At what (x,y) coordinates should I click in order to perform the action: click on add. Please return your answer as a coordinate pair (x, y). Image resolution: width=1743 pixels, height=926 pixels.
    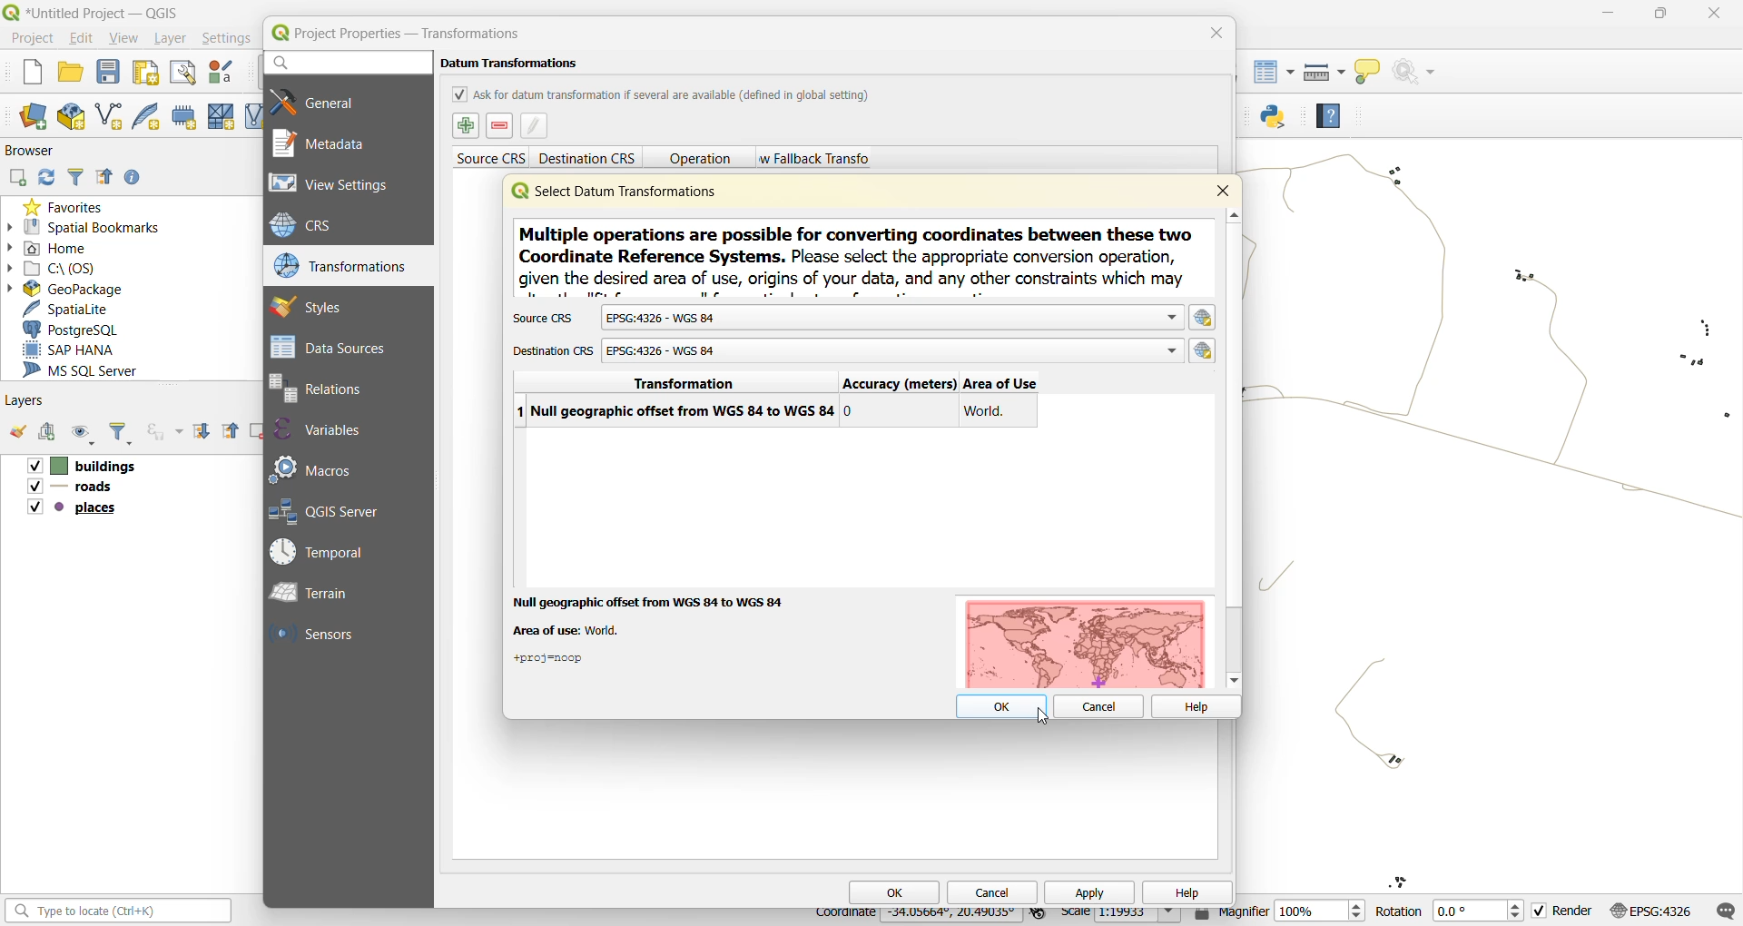
    Looking at the image, I should click on (16, 179).